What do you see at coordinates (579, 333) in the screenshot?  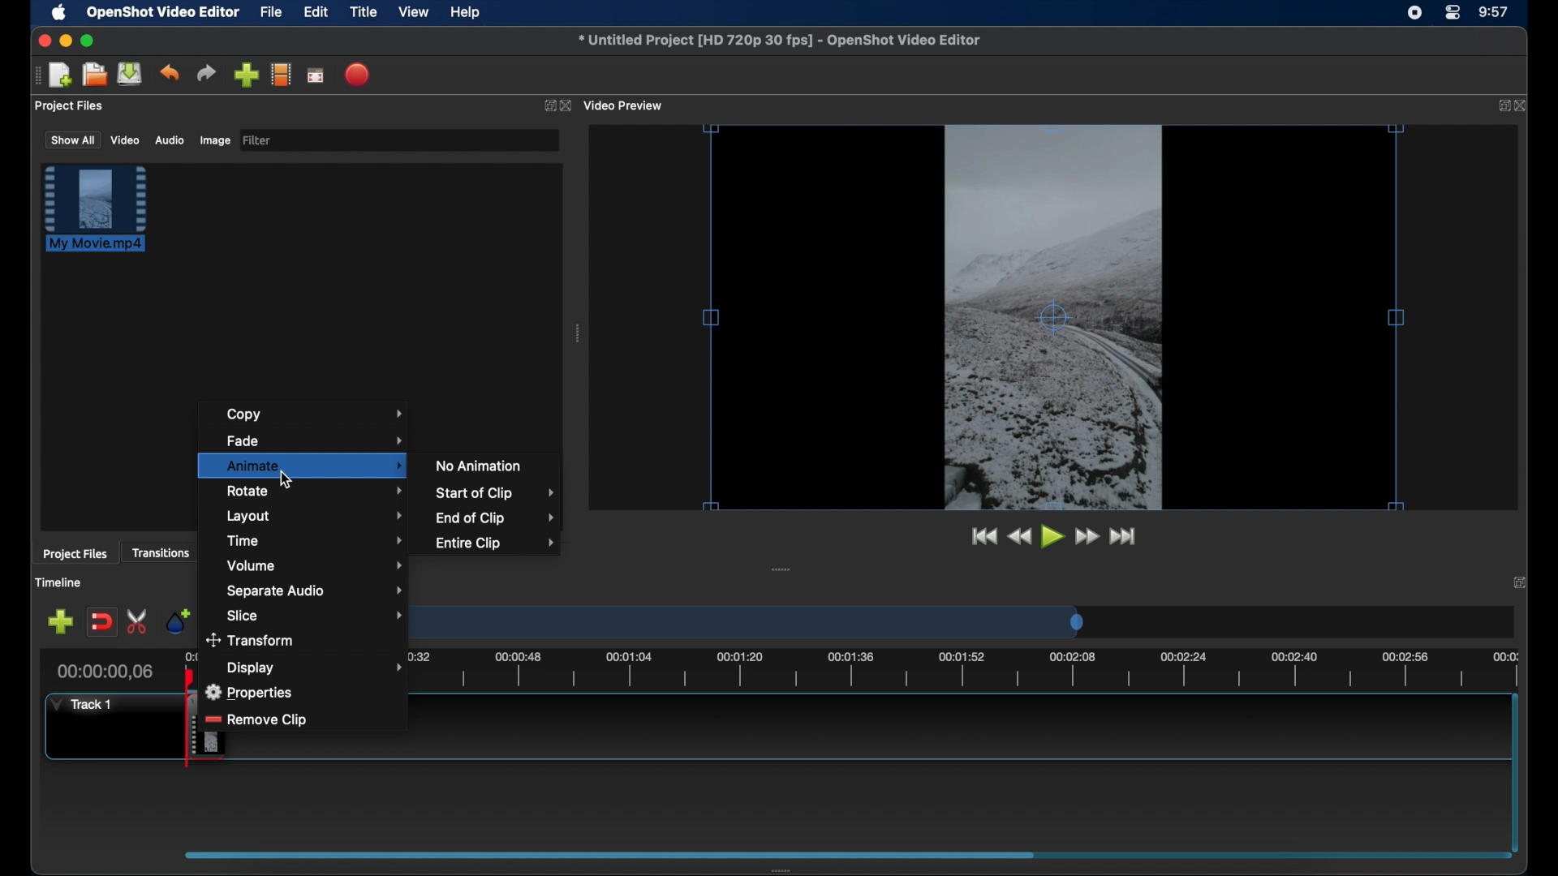 I see `drag handle` at bounding box center [579, 333].